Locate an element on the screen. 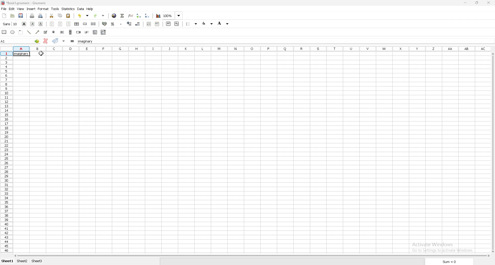 The image size is (495, 265). file is located at coordinates (4, 9).